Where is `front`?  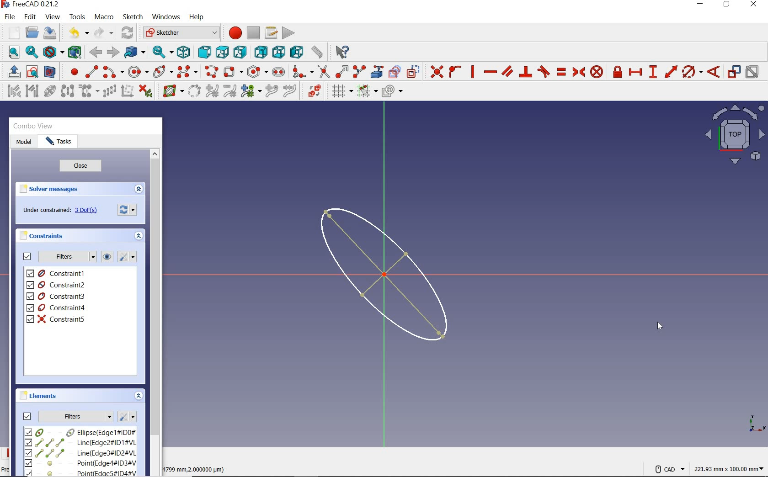
front is located at coordinates (203, 52).